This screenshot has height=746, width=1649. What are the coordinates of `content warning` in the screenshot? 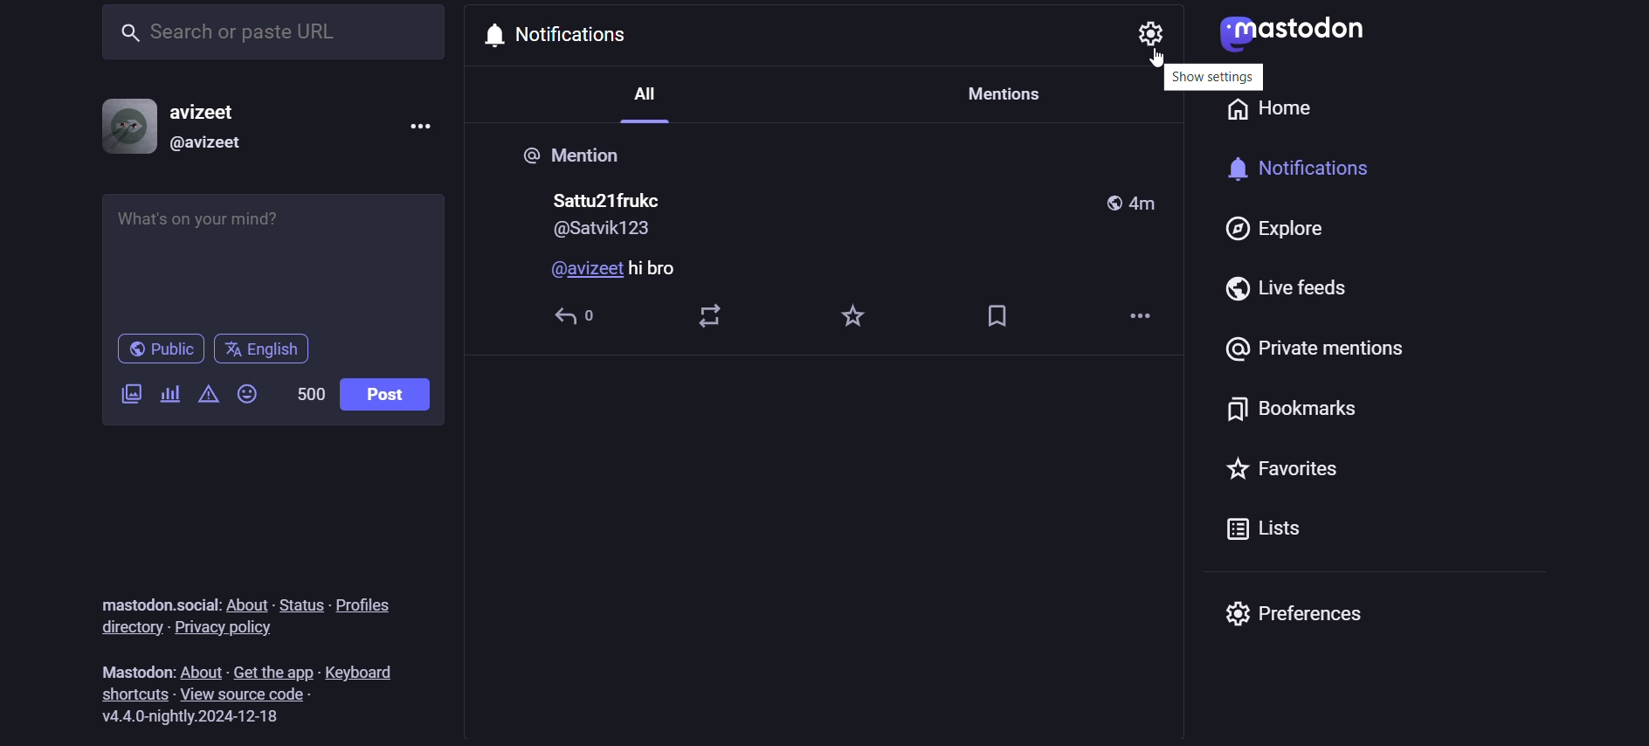 It's located at (209, 393).